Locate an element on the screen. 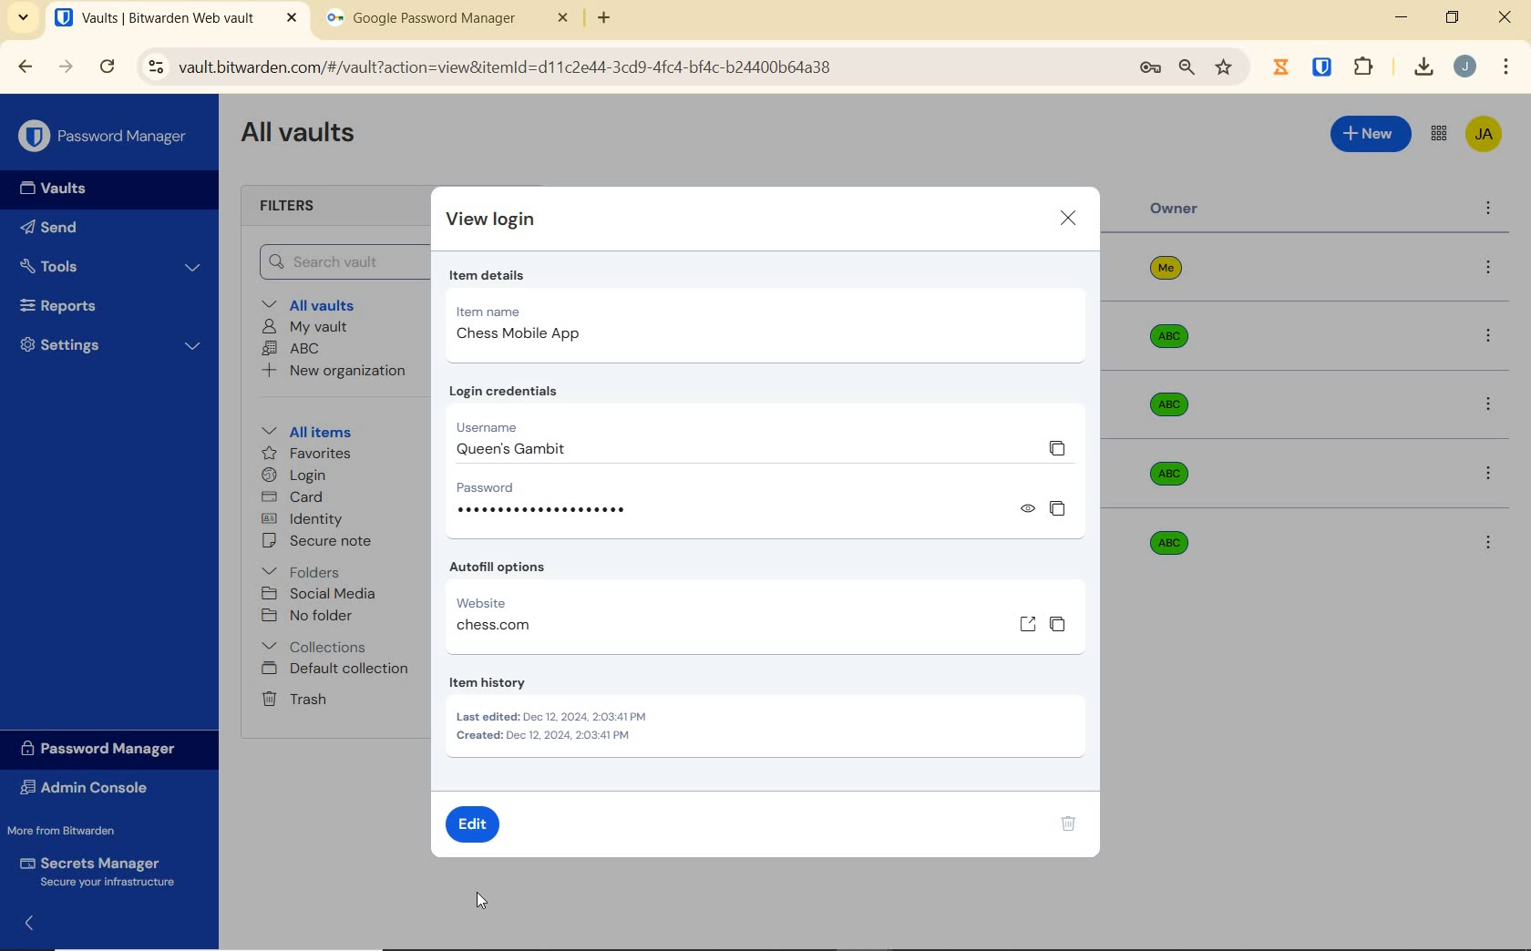  Tools is located at coordinates (110, 267).